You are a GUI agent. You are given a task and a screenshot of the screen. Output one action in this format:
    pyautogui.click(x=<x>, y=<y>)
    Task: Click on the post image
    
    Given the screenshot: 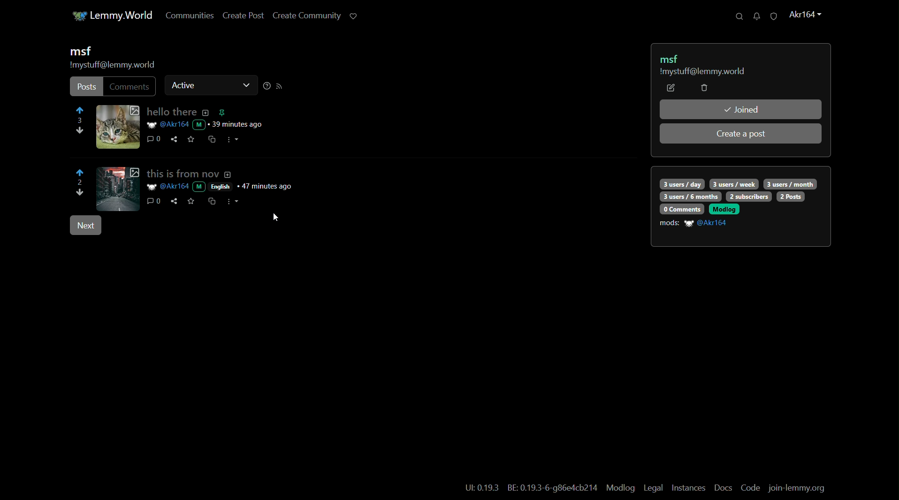 What is the action you would take?
    pyautogui.click(x=118, y=127)
    